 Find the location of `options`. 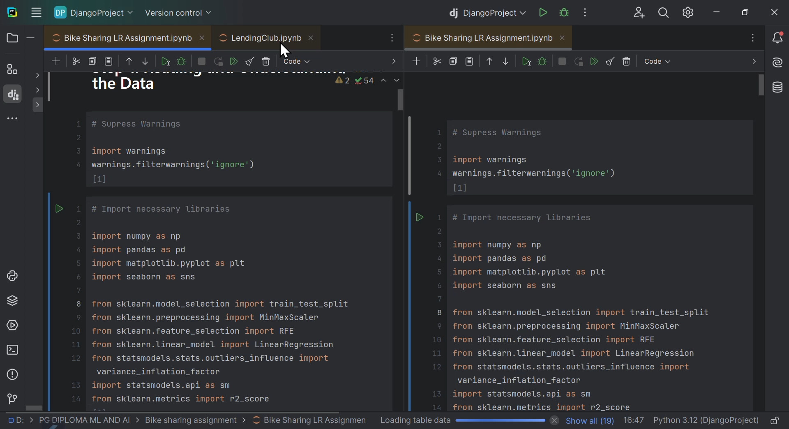

options is located at coordinates (750, 38).